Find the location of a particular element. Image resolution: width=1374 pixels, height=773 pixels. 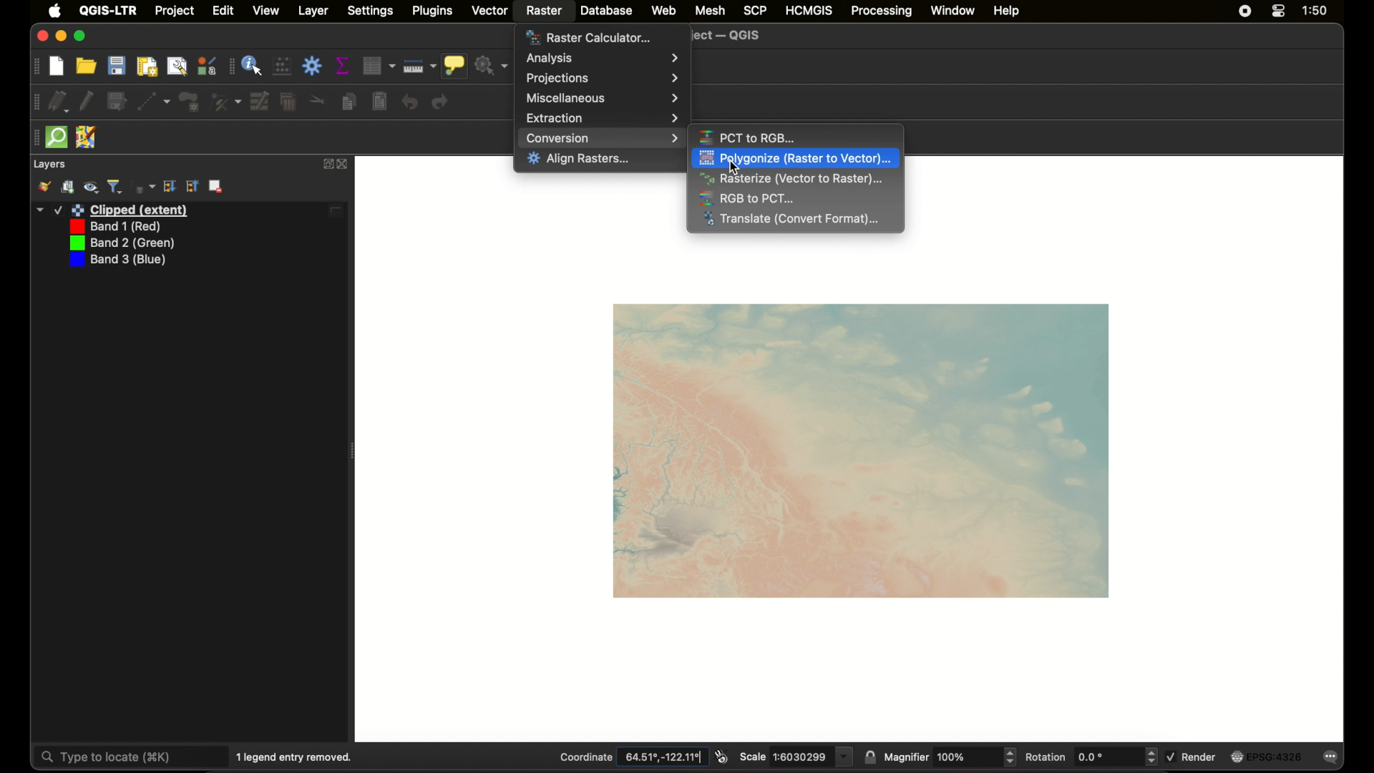

database is located at coordinates (606, 11).